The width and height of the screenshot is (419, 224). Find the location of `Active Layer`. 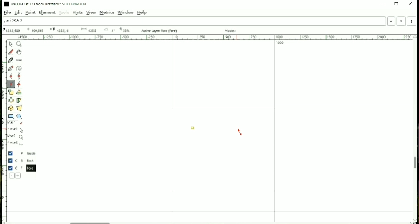

Active Layer is located at coordinates (160, 31).